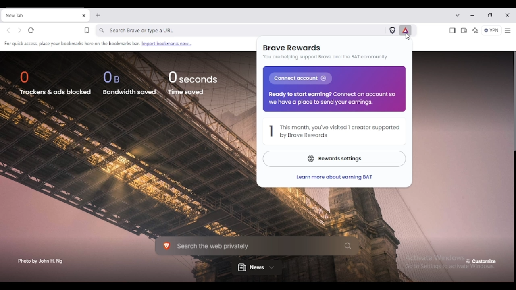 This screenshot has width=516, height=290. Describe the element at coordinates (458, 15) in the screenshot. I see `search tabs` at that location.